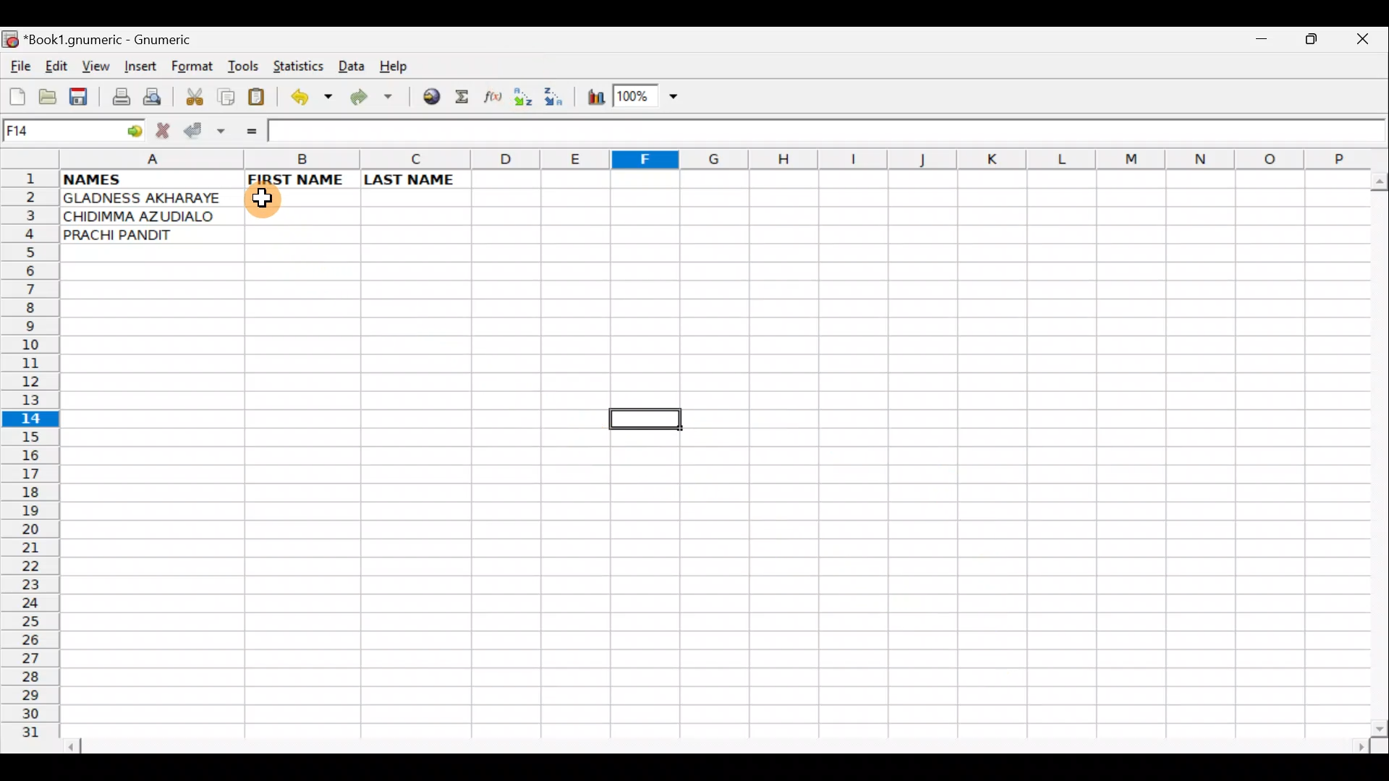  Describe the element at coordinates (166, 128) in the screenshot. I see `Cancel change` at that location.